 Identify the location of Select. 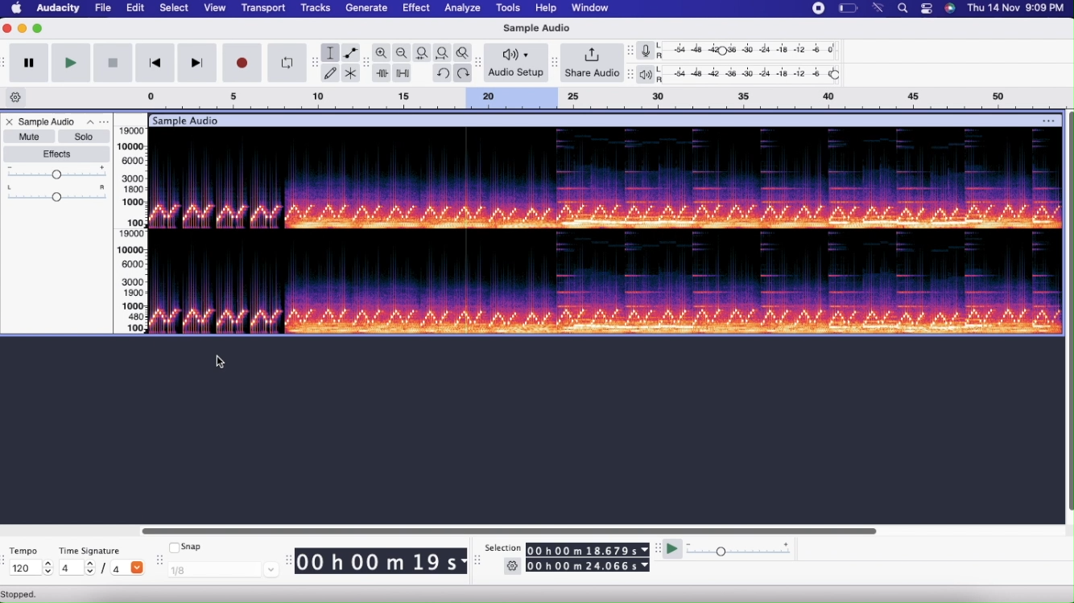
(176, 8).